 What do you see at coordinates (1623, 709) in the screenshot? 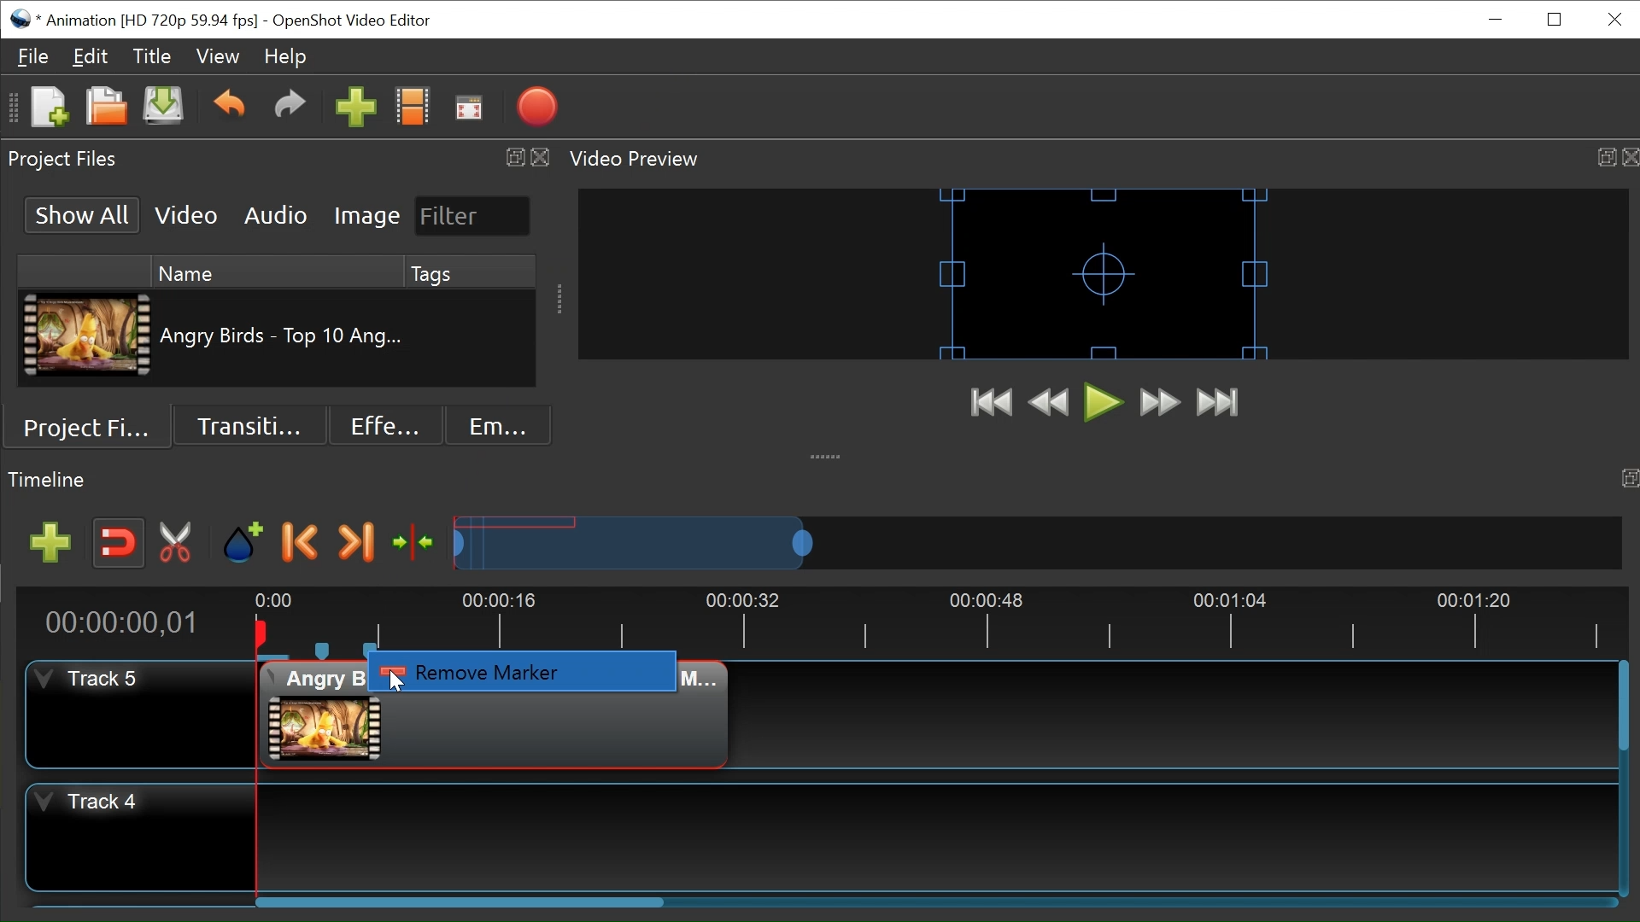
I see `Vertical Scroll bar` at bounding box center [1623, 709].